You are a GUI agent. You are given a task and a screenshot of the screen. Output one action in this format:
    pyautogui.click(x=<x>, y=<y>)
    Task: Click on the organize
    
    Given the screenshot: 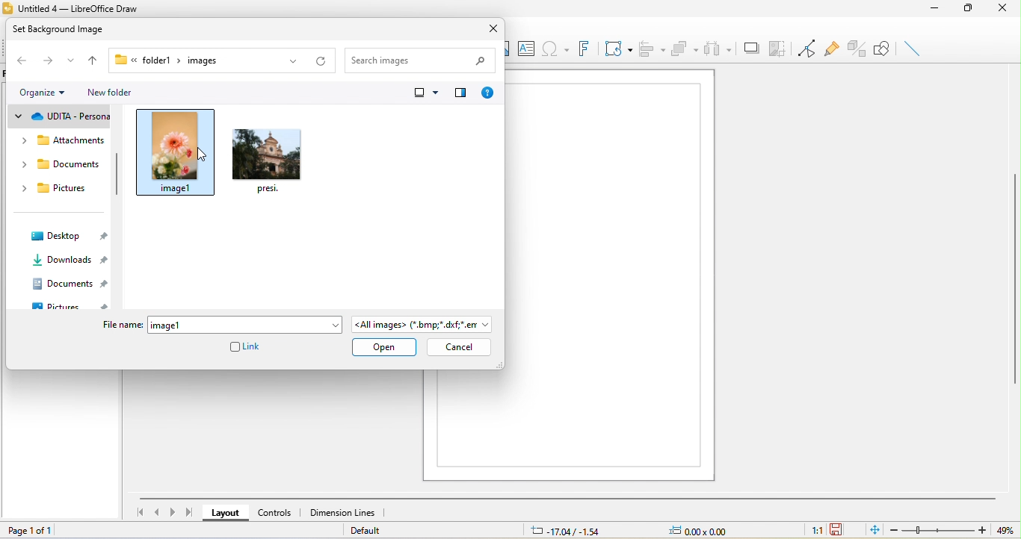 What is the action you would take?
    pyautogui.click(x=45, y=96)
    